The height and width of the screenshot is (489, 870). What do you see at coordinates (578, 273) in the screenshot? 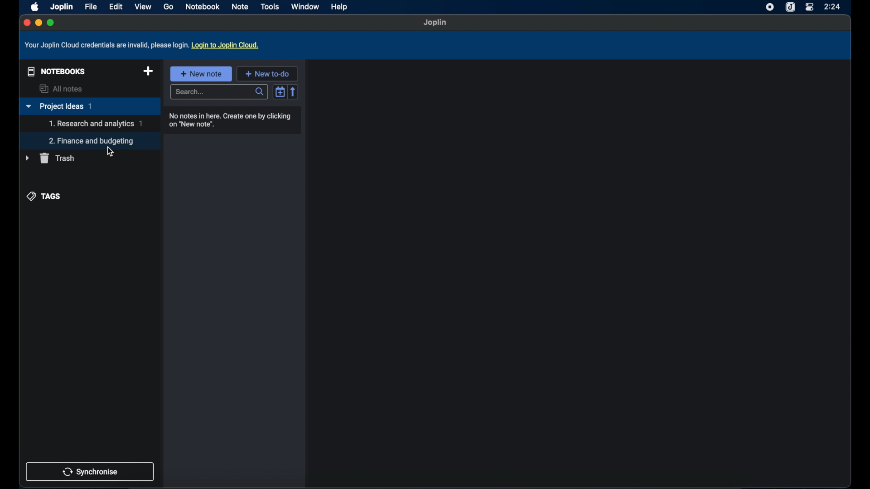
I see `empty state` at bounding box center [578, 273].